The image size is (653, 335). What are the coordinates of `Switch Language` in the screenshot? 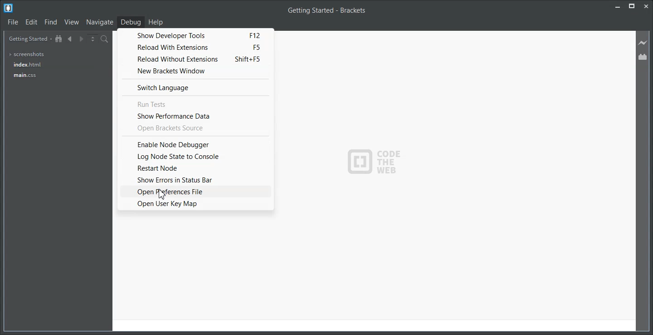 It's located at (195, 87).